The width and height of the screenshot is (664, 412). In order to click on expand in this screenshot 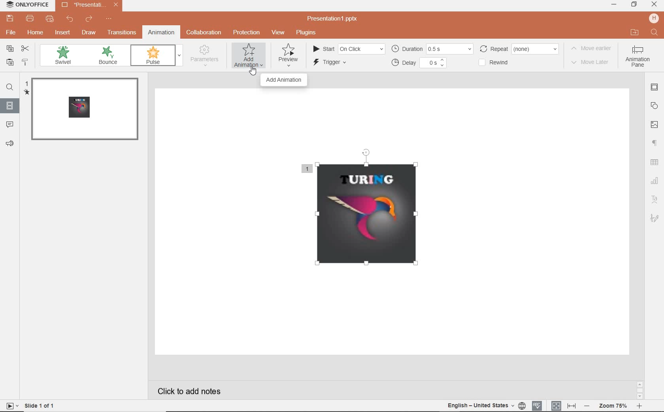, I will do `click(180, 55)`.